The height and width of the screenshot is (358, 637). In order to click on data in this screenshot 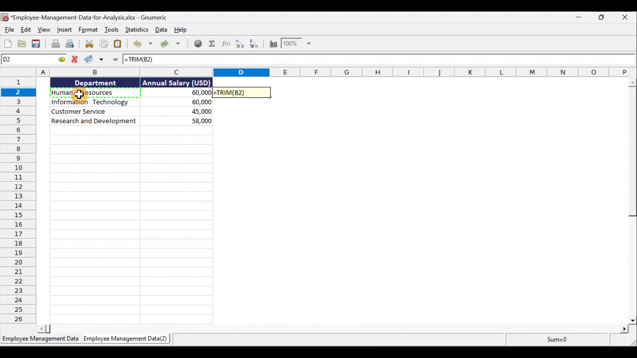, I will do `click(129, 121)`.